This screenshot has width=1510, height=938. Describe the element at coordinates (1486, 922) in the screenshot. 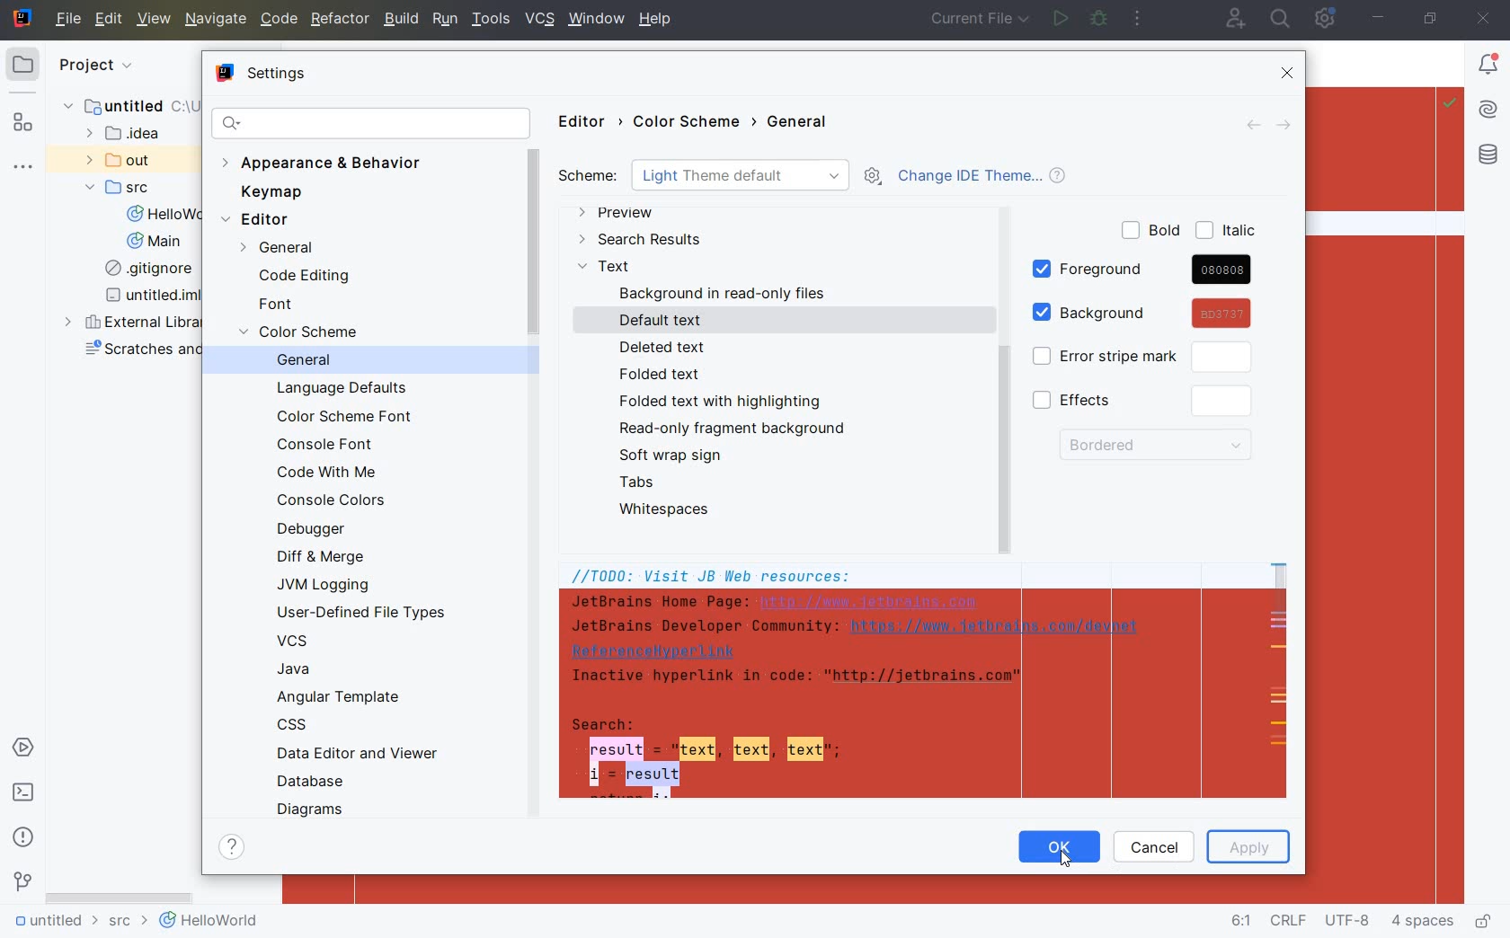

I see `make file ready only` at that location.